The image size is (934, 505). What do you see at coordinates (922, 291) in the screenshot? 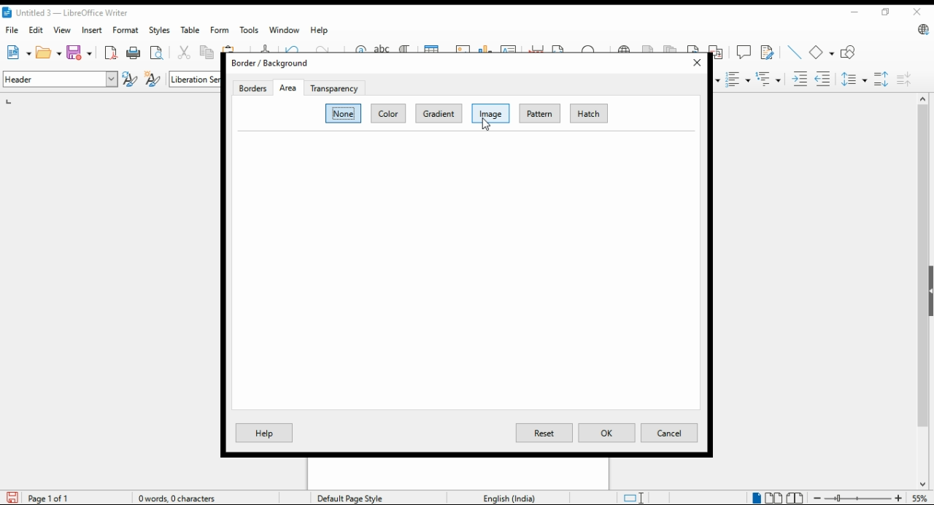
I see `scroll bar` at bounding box center [922, 291].